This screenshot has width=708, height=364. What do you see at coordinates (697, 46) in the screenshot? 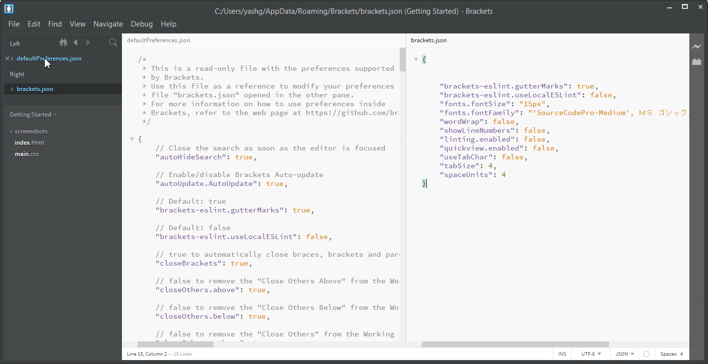
I see `Live Preview` at bounding box center [697, 46].